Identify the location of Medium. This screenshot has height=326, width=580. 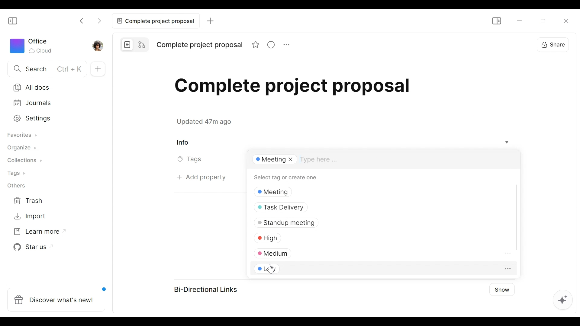
(318, 251).